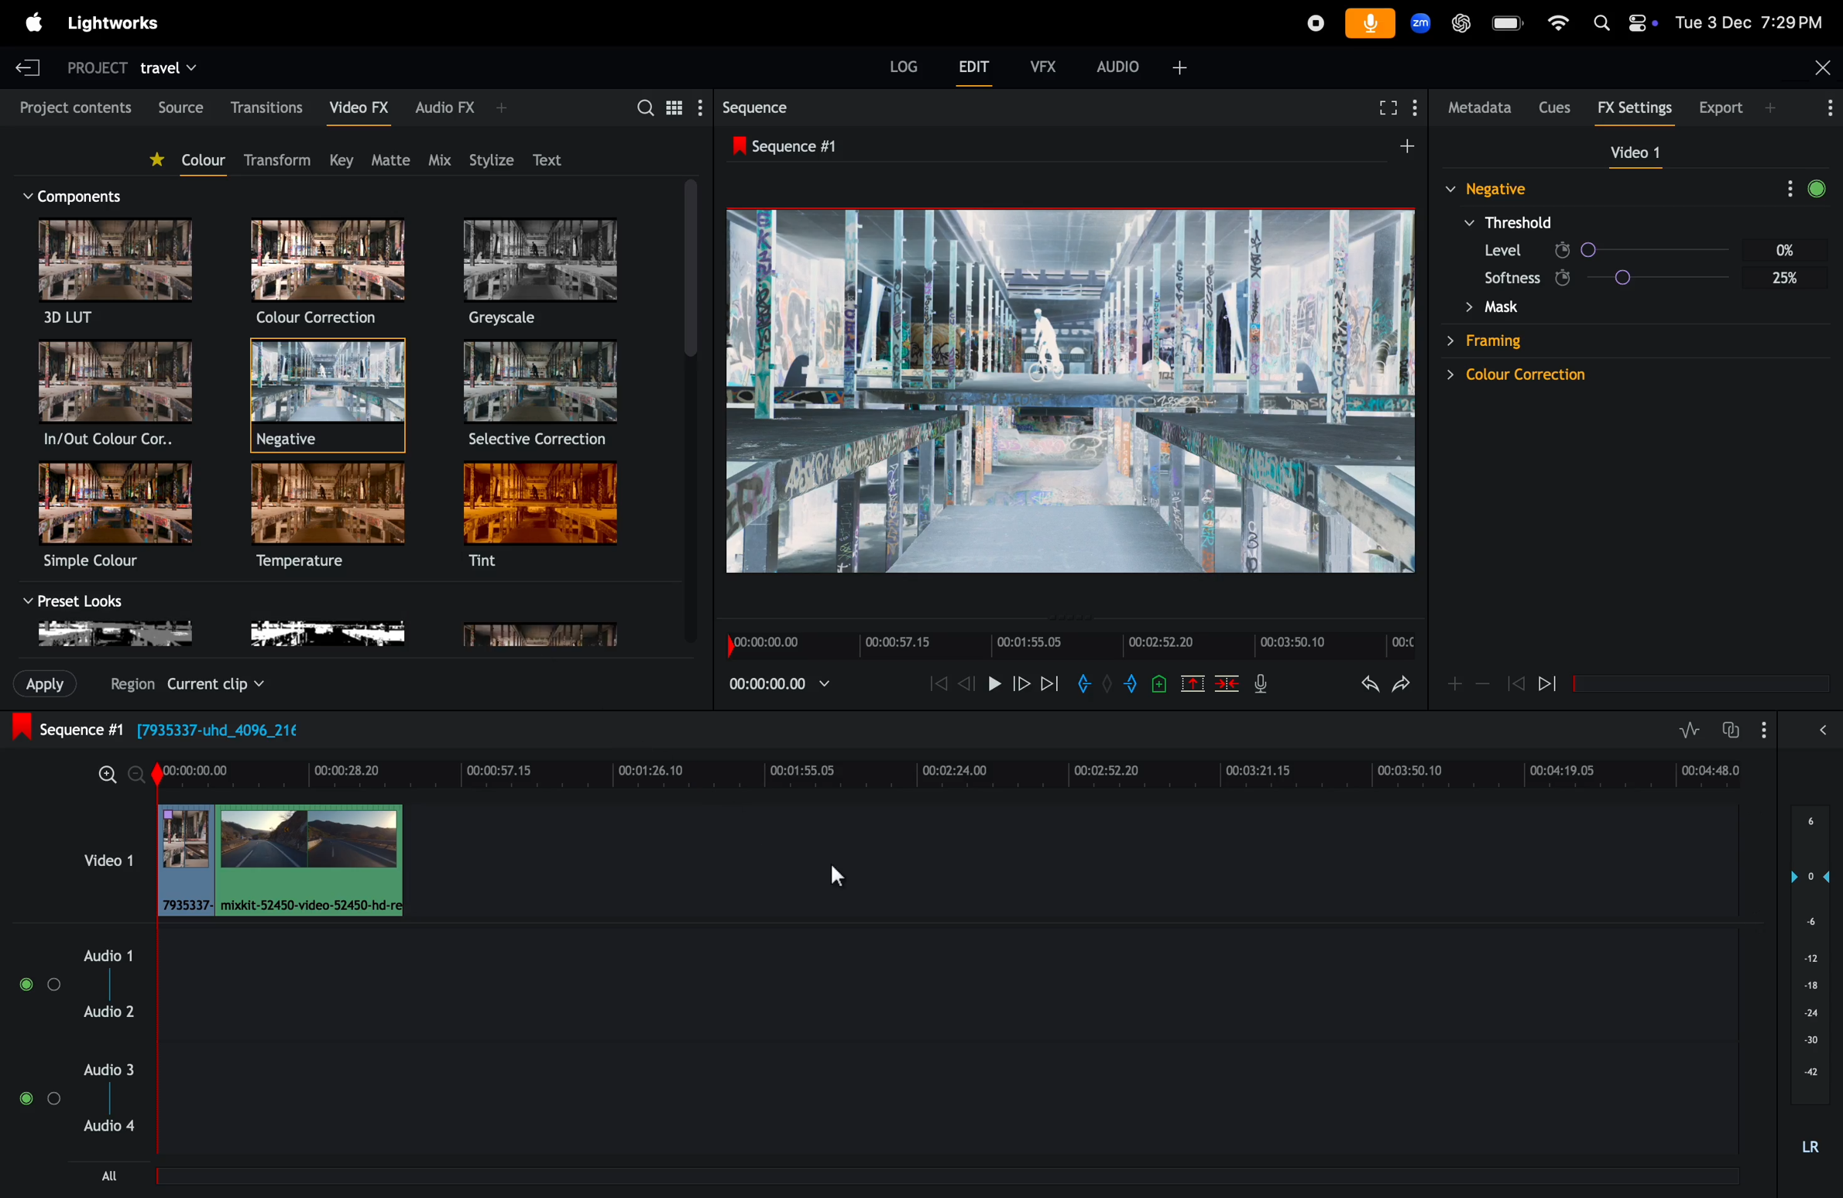 The width and height of the screenshot is (1843, 1198). What do you see at coordinates (344, 156) in the screenshot?
I see `key` at bounding box center [344, 156].